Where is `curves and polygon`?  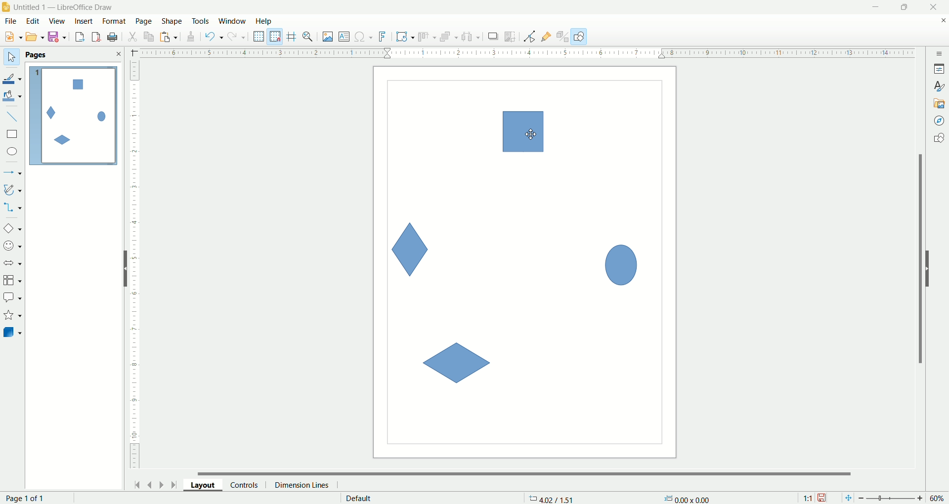 curves and polygon is located at coordinates (13, 190).